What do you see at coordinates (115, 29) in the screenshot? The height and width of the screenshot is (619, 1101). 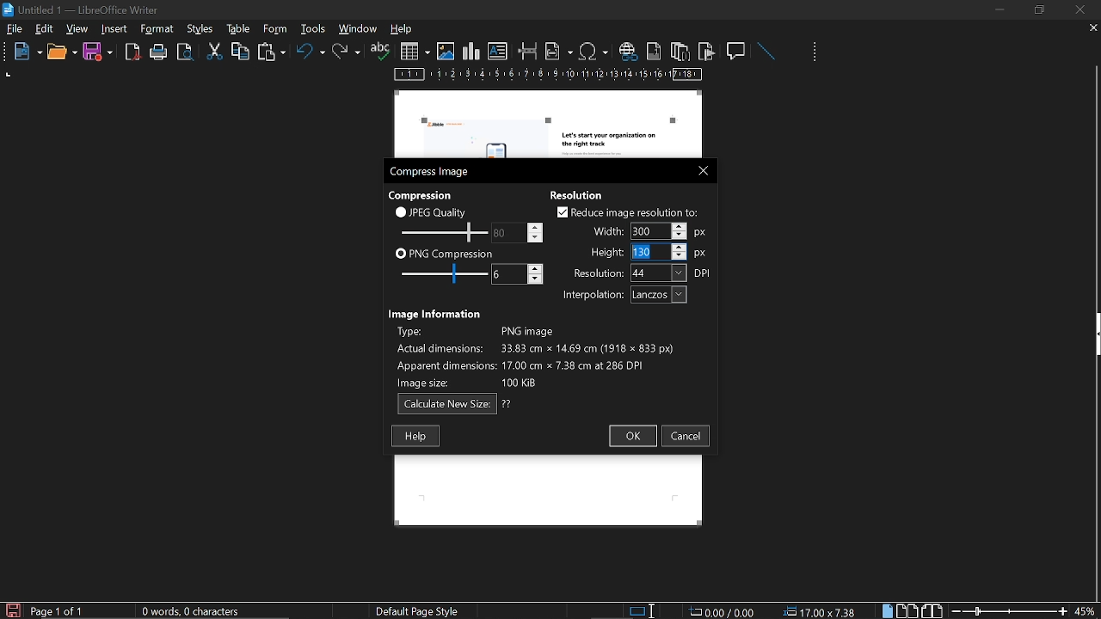 I see `insert` at bounding box center [115, 29].